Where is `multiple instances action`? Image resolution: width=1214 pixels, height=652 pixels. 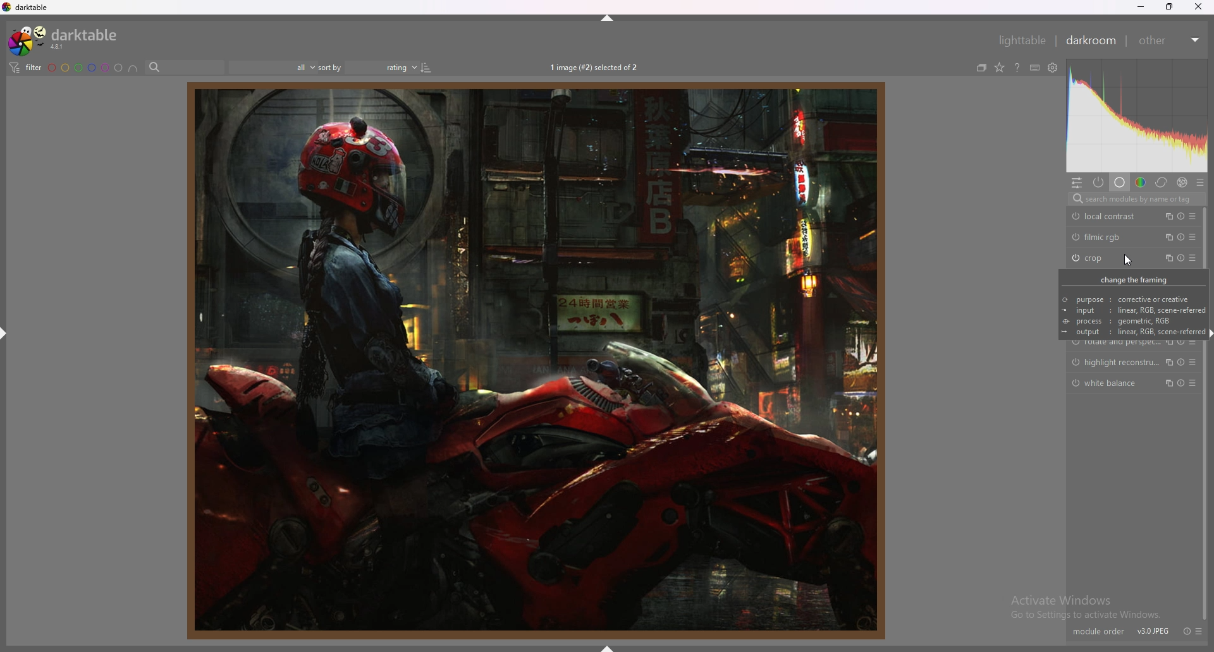
multiple instances action is located at coordinates (1167, 362).